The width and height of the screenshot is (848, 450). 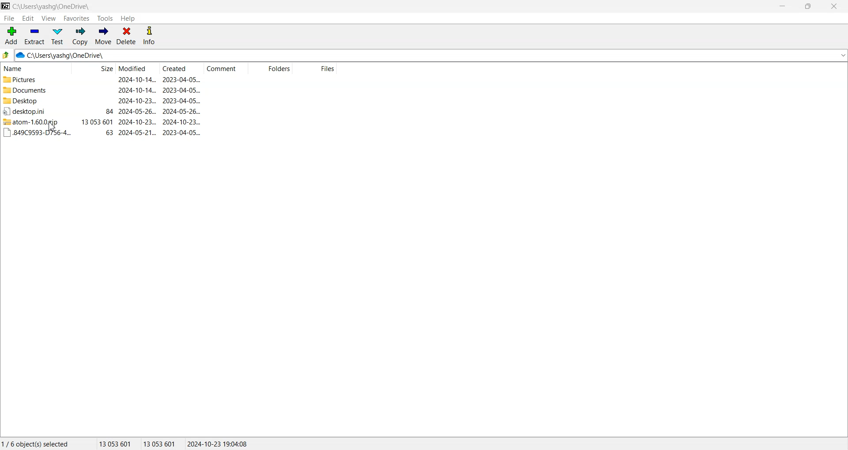 What do you see at coordinates (182, 90) in the screenshot?
I see `2023-04-05` at bounding box center [182, 90].